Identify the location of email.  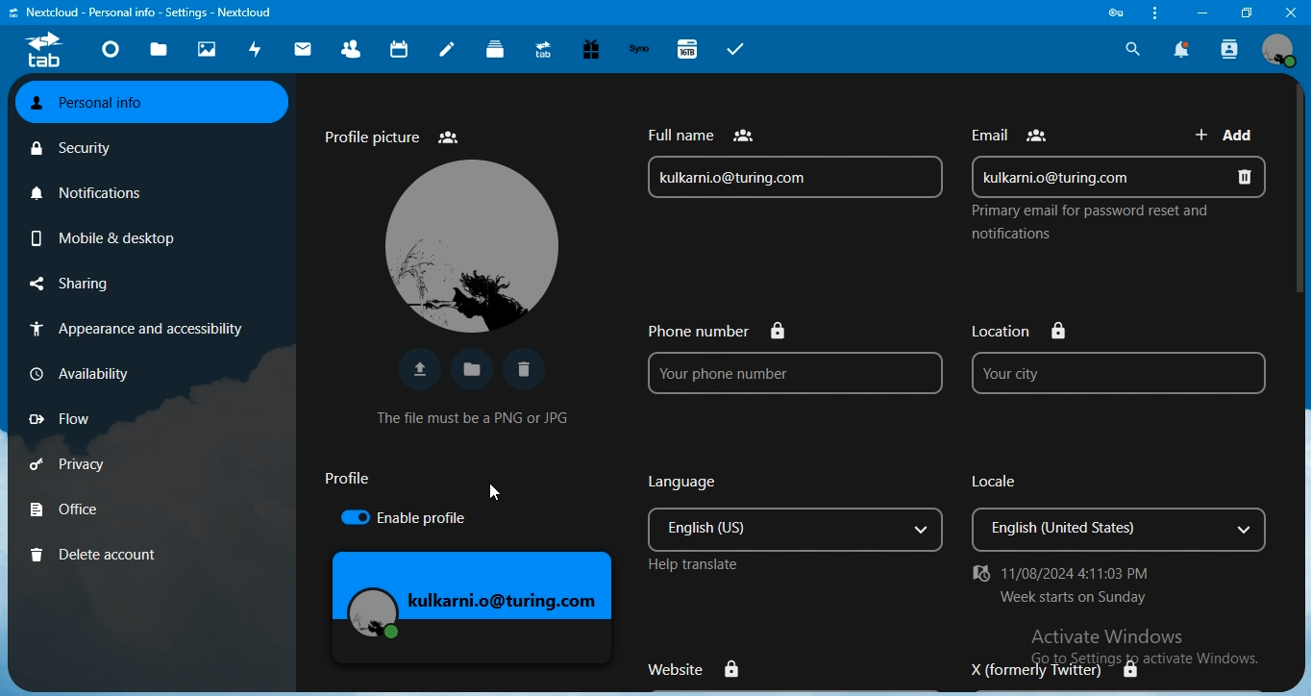
(1120, 174).